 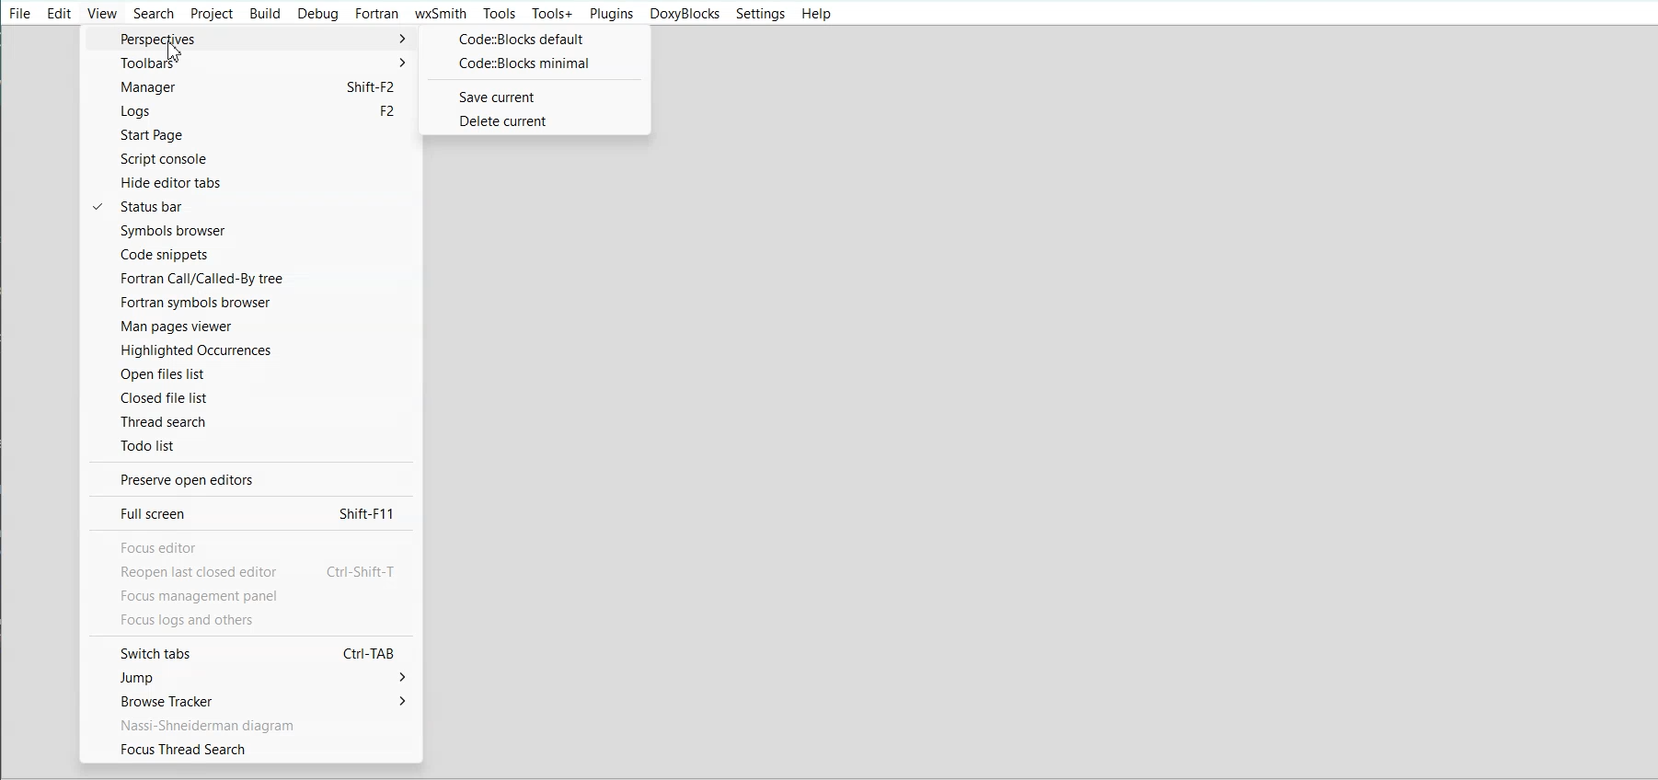 What do you see at coordinates (259, 678) in the screenshot?
I see `Jump` at bounding box center [259, 678].